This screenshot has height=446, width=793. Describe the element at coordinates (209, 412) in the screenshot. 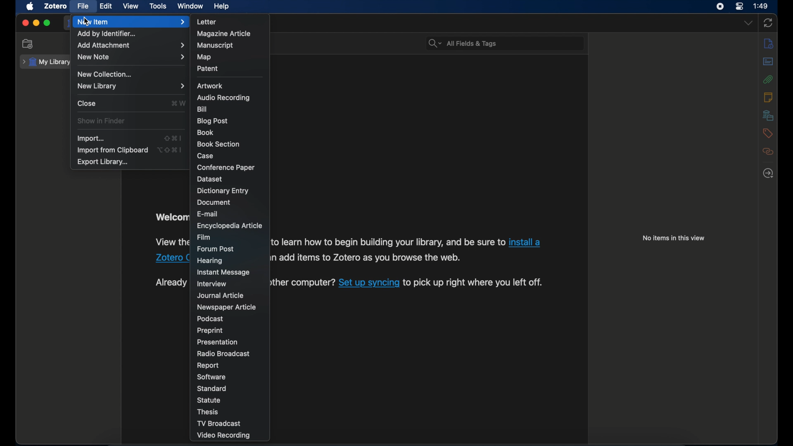

I see `thesis` at that location.